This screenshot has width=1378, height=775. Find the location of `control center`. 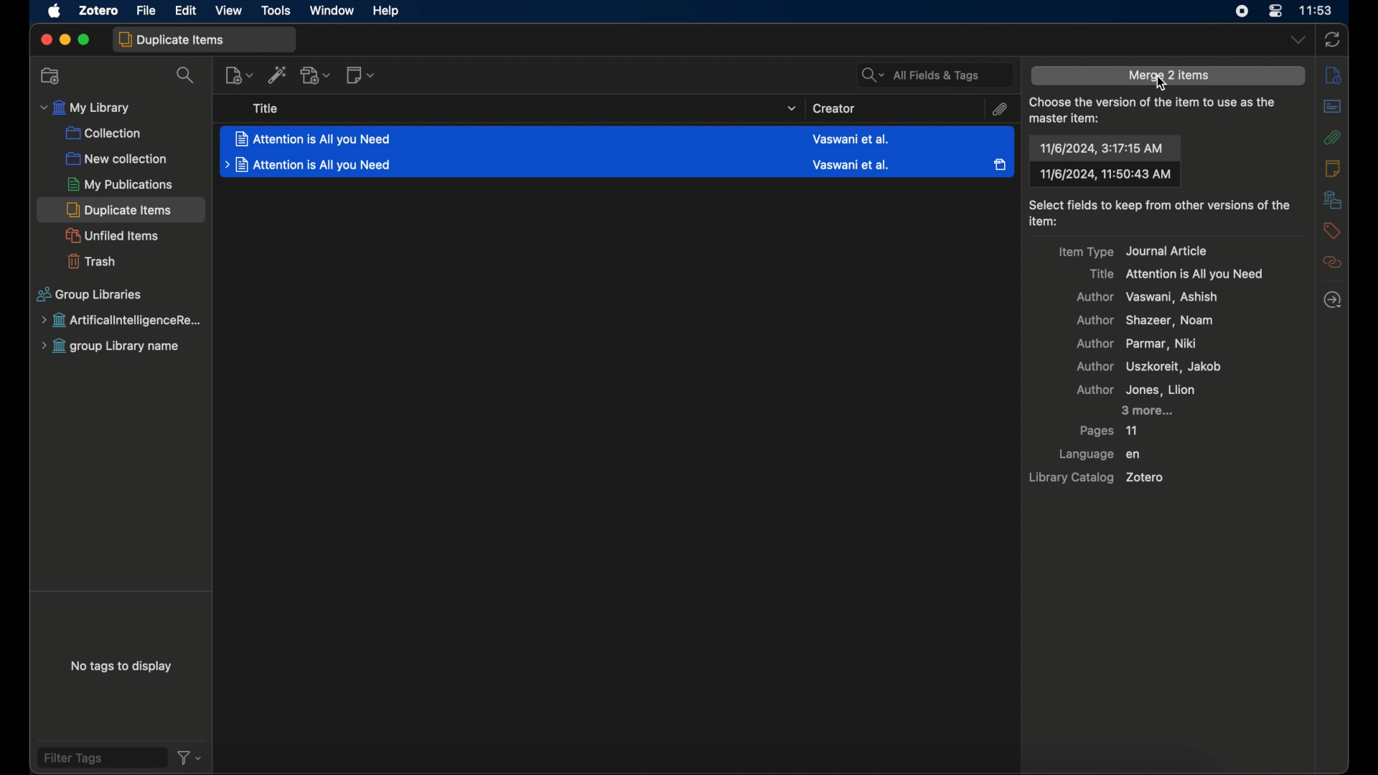

control center is located at coordinates (1275, 11).